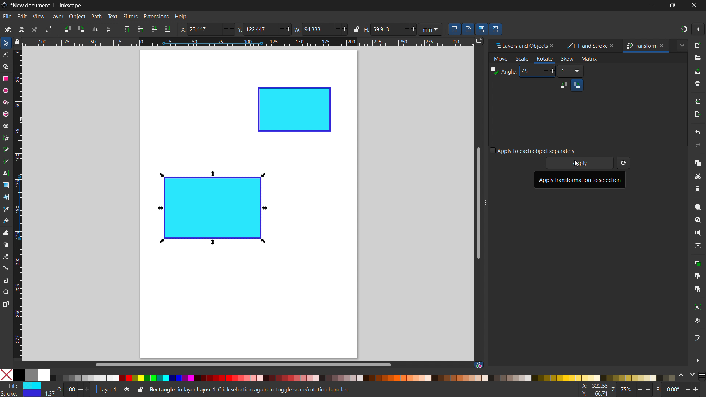 This screenshot has width=706, height=397. What do you see at coordinates (684, 29) in the screenshot?
I see `snapping` at bounding box center [684, 29].